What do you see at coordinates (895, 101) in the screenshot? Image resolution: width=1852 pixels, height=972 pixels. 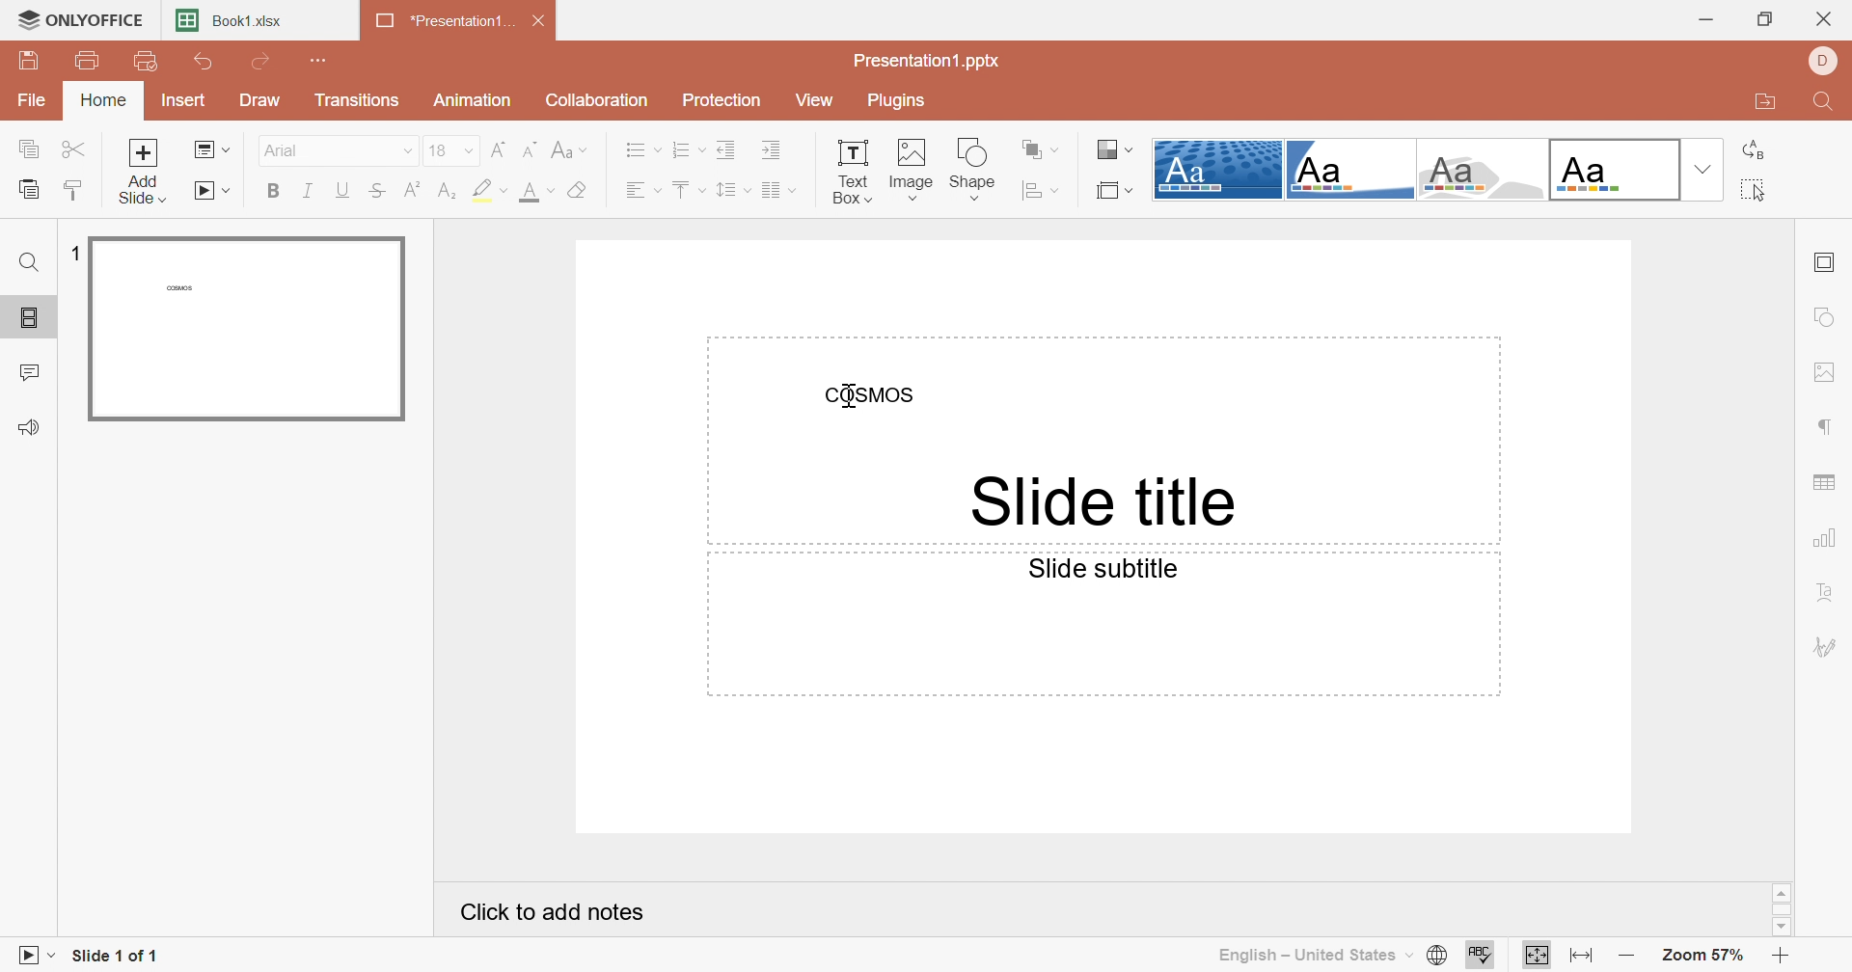 I see `Plugins` at bounding box center [895, 101].